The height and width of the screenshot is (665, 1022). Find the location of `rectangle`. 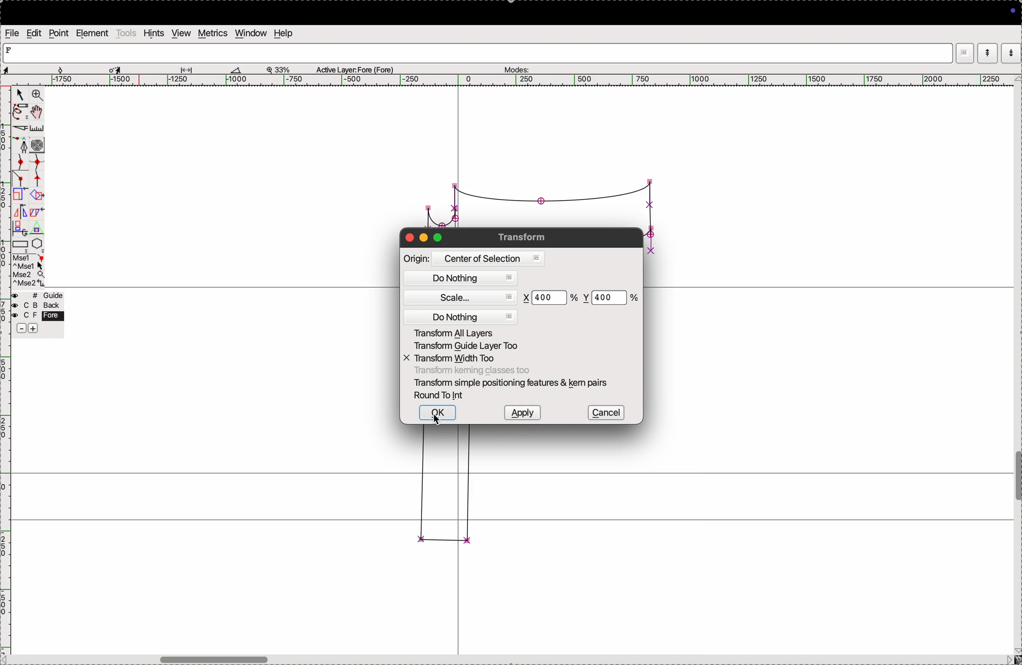

rectangle is located at coordinates (20, 246).